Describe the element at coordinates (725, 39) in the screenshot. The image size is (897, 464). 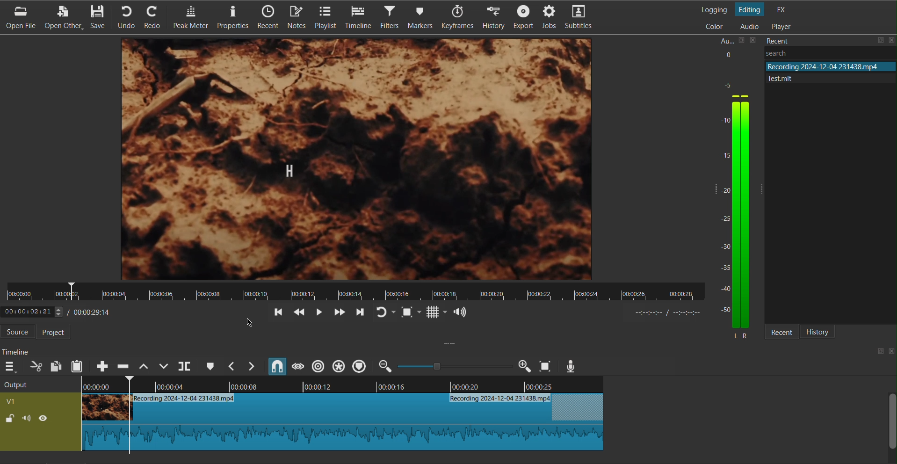
I see `Aux` at that location.